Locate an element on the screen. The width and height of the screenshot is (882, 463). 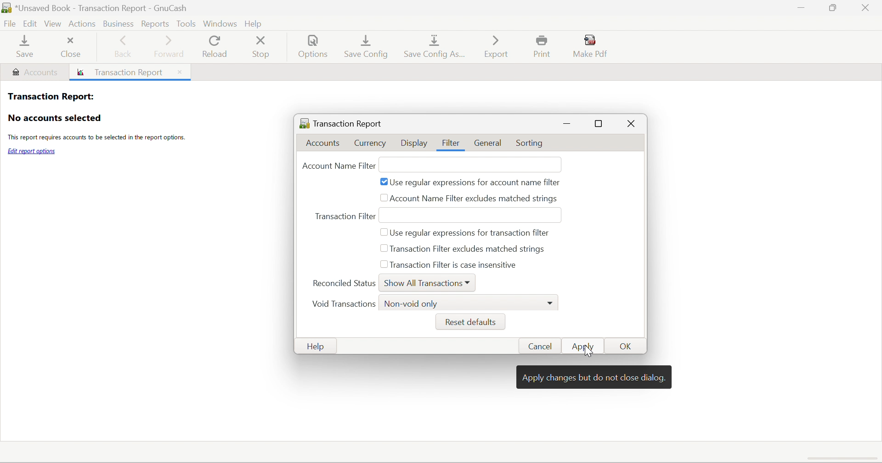
Show All Transactions is located at coordinates (423, 284).